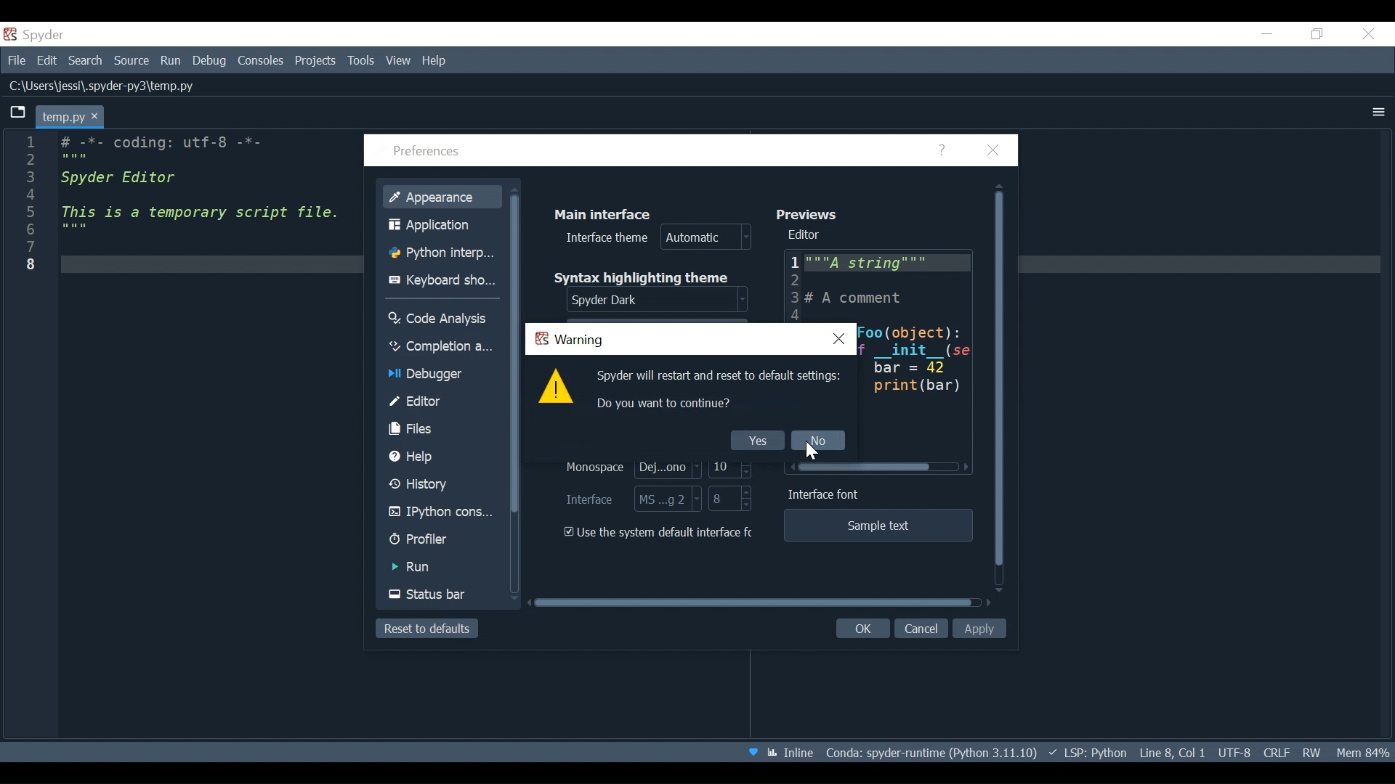 This screenshot has height=784, width=1395. What do you see at coordinates (731, 466) in the screenshot?
I see `Monospace Font Size` at bounding box center [731, 466].